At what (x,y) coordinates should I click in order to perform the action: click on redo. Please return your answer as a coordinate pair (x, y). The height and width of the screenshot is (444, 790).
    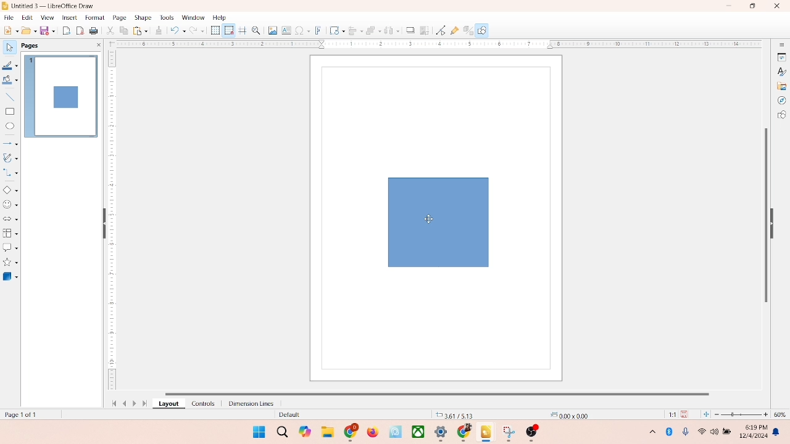
    Looking at the image, I should click on (199, 31).